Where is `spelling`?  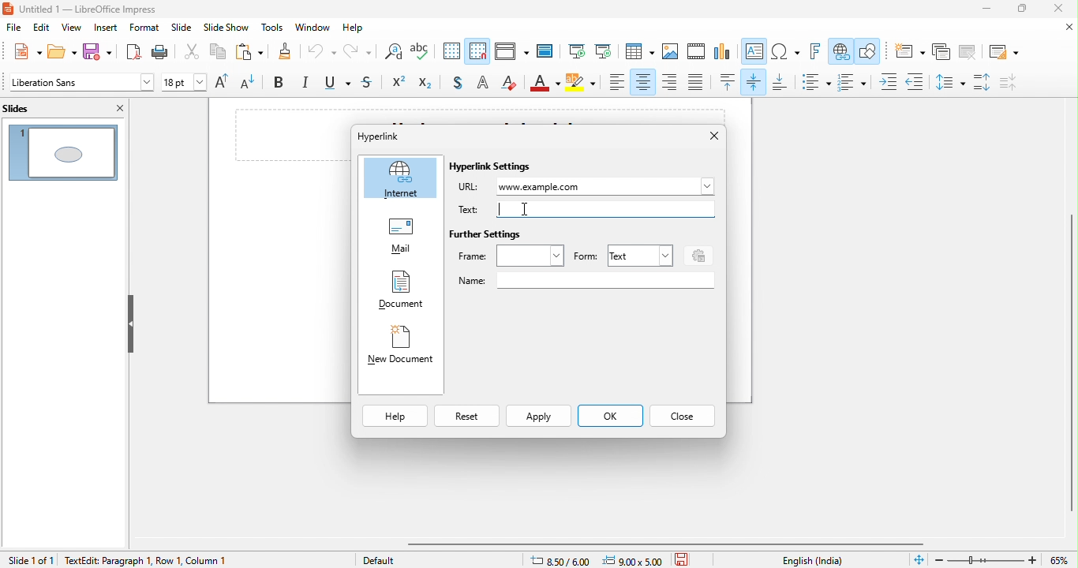 spelling is located at coordinates (425, 53).